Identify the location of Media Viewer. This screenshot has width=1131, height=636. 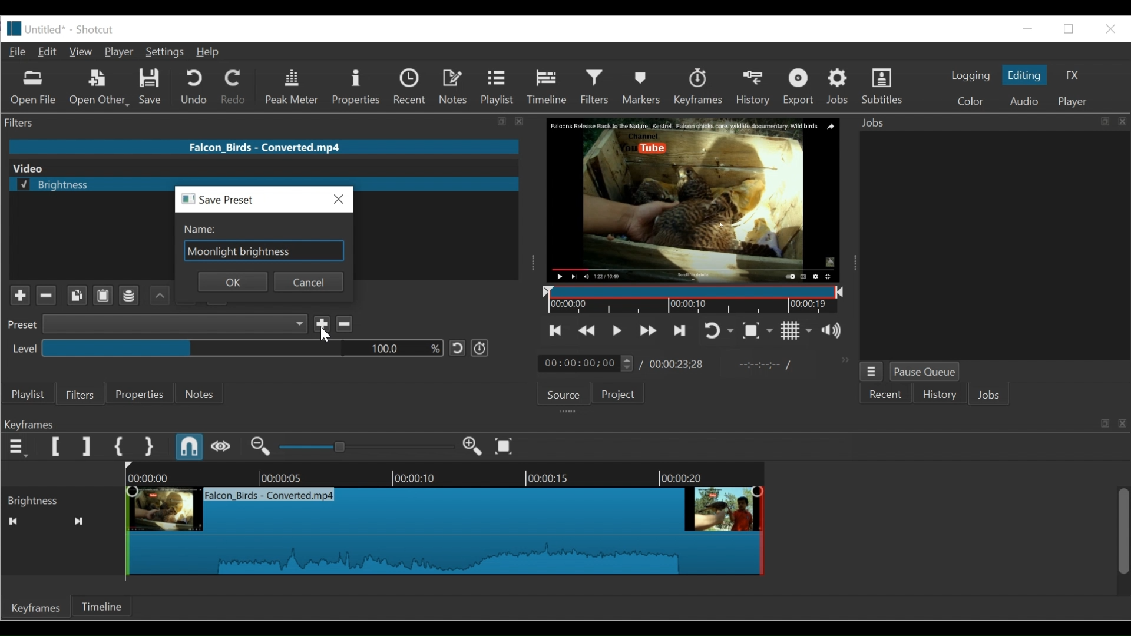
(691, 200).